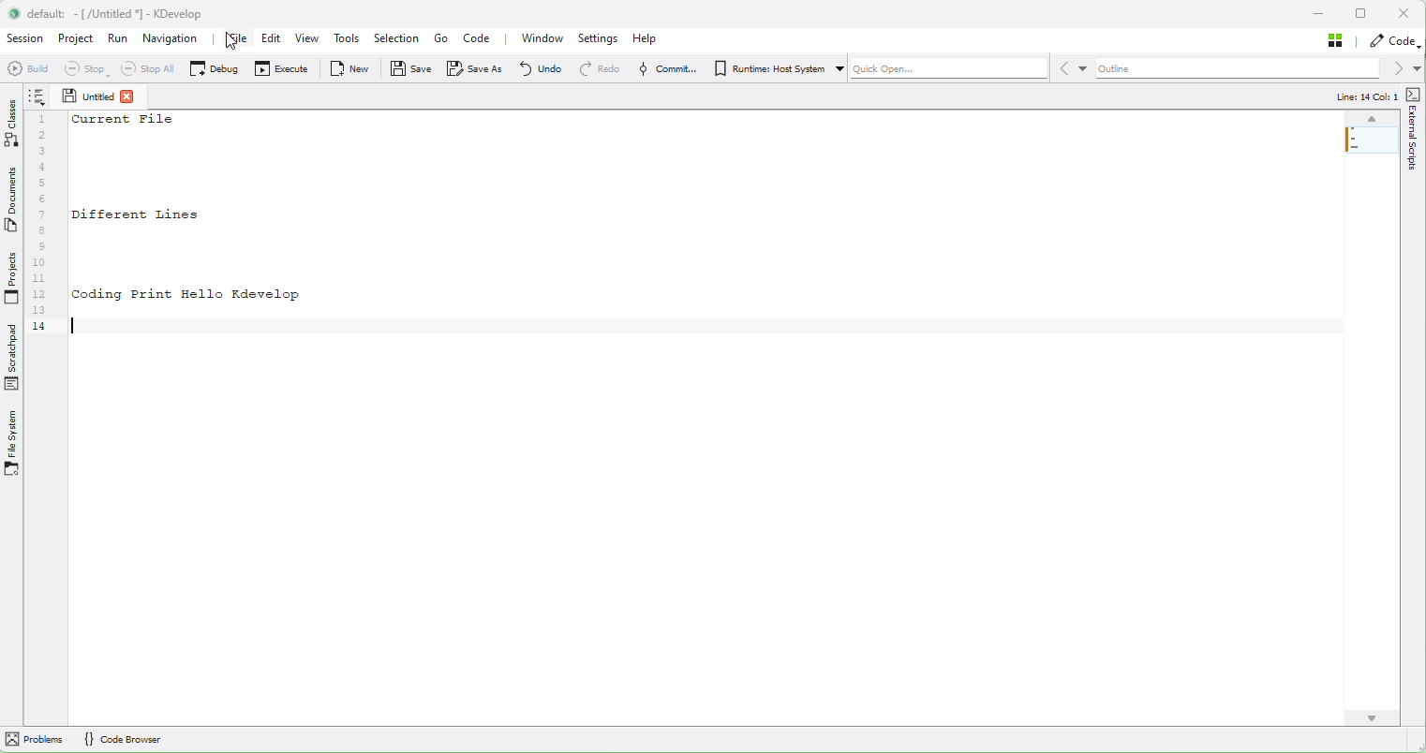 This screenshot has width=1426, height=753. What do you see at coordinates (1394, 42) in the screenshot?
I see `Code` at bounding box center [1394, 42].